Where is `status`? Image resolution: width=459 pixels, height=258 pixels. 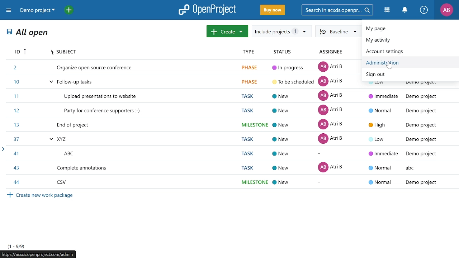
status is located at coordinates (283, 52).